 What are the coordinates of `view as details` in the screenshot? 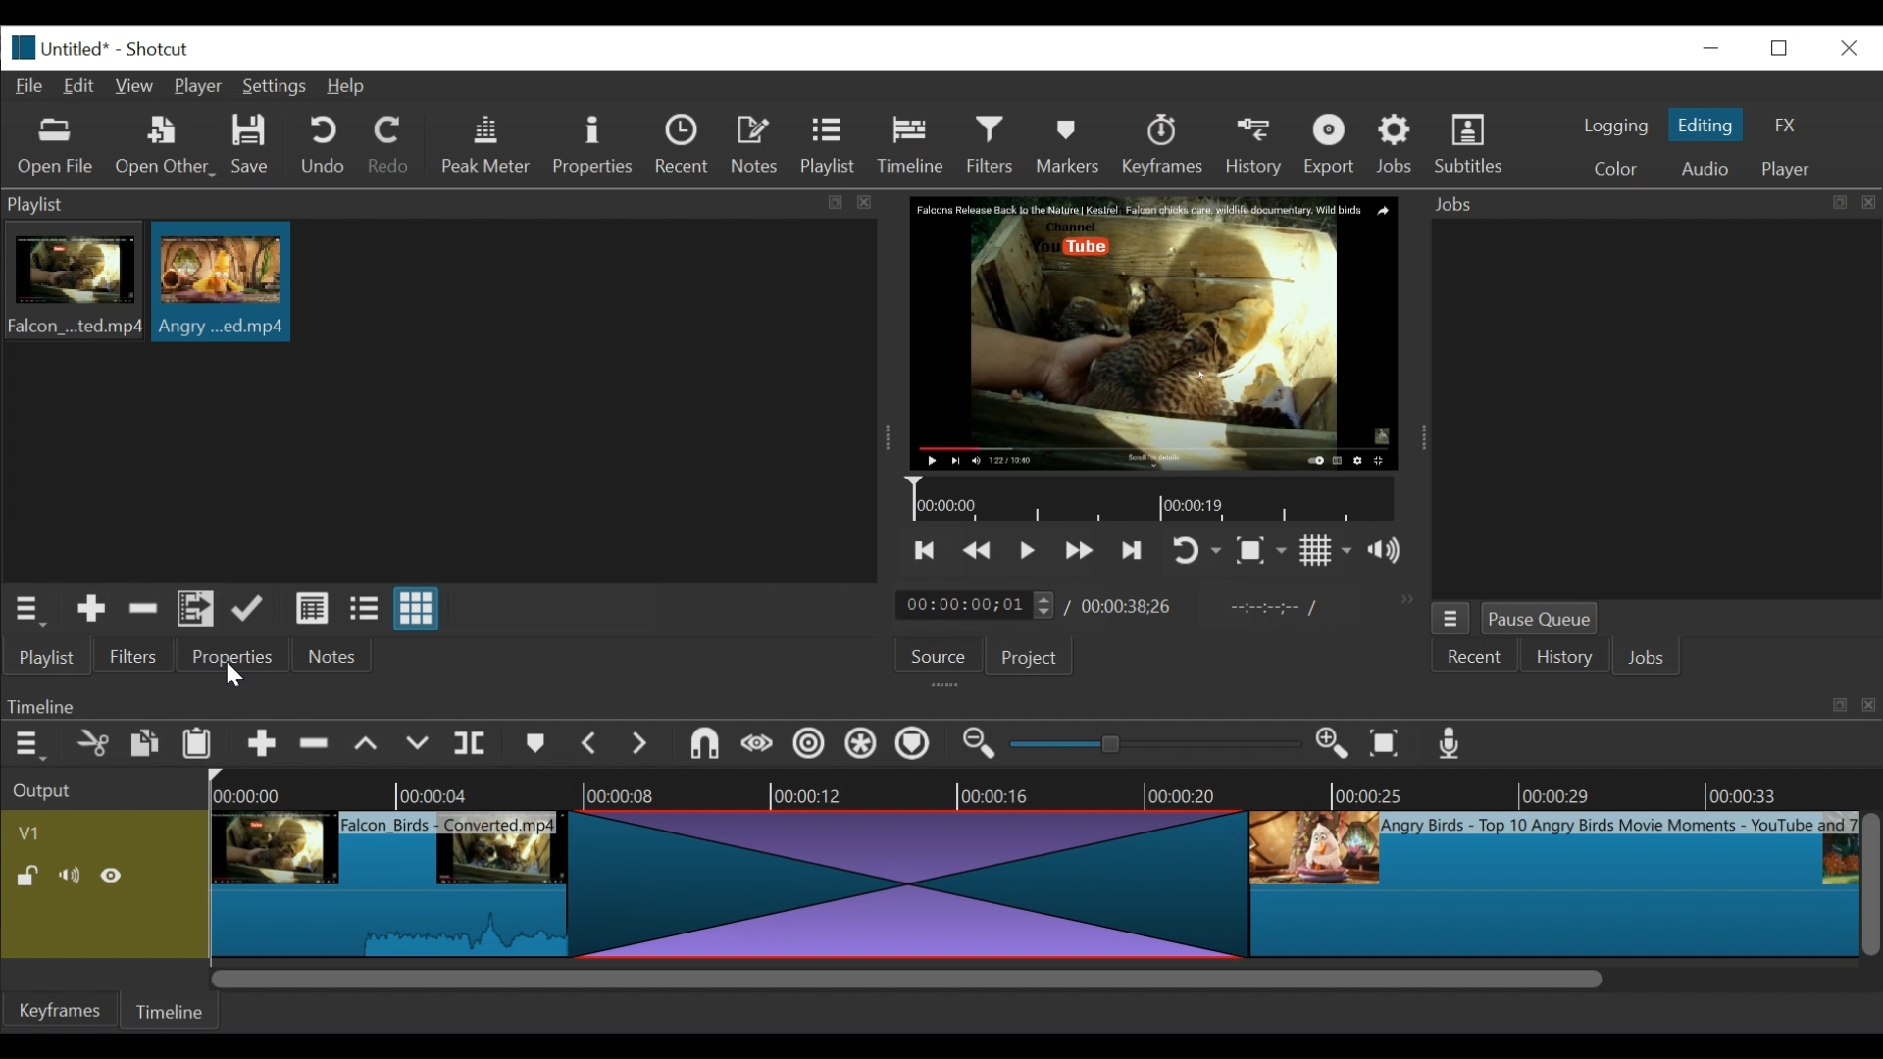 It's located at (313, 608).